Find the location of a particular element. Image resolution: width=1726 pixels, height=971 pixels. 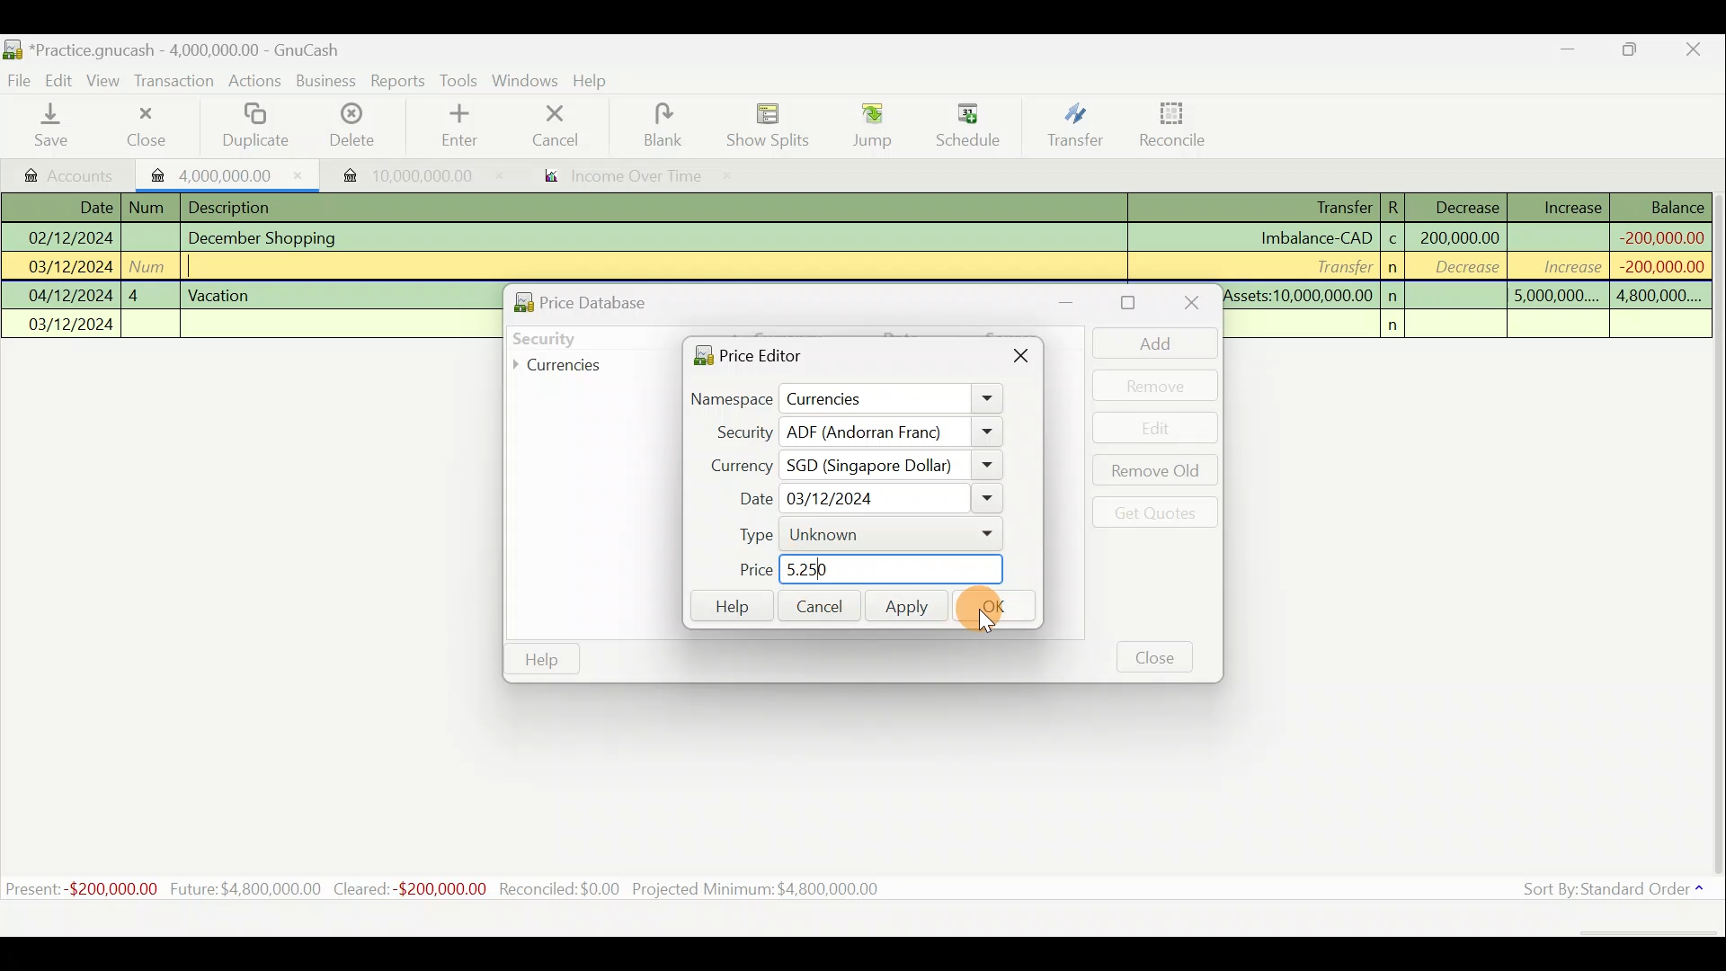

ADF is located at coordinates (891, 432).